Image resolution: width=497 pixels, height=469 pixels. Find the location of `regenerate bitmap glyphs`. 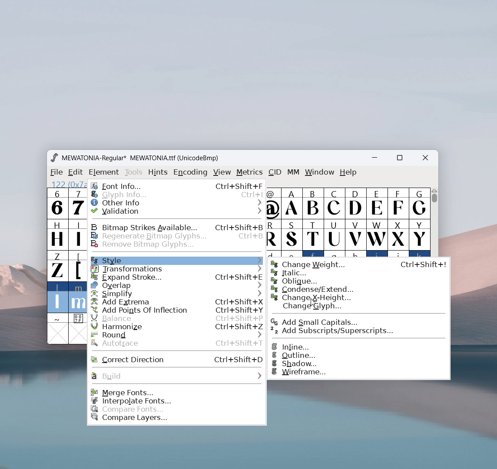

regenerate bitmap glyphs is located at coordinates (177, 235).